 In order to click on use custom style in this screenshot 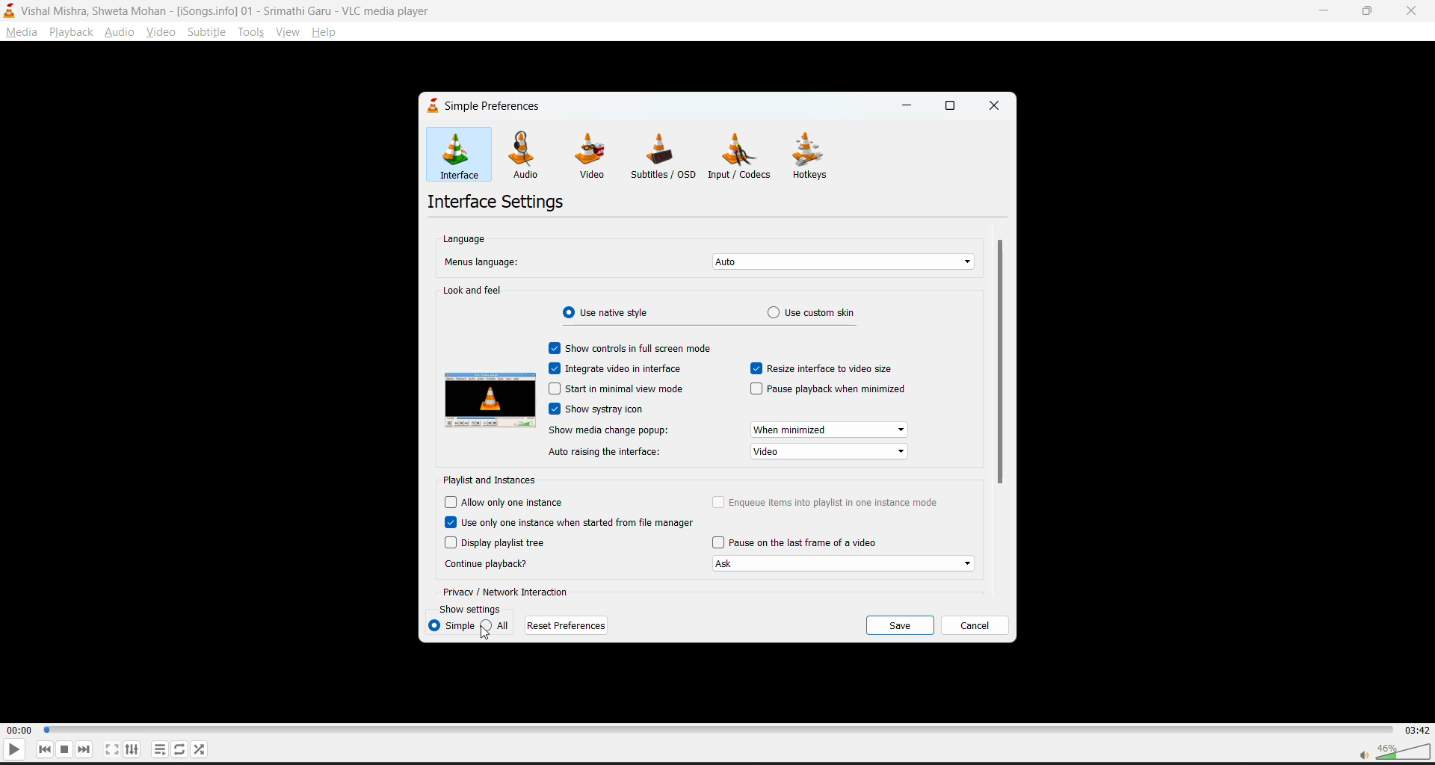, I will do `click(816, 312)`.